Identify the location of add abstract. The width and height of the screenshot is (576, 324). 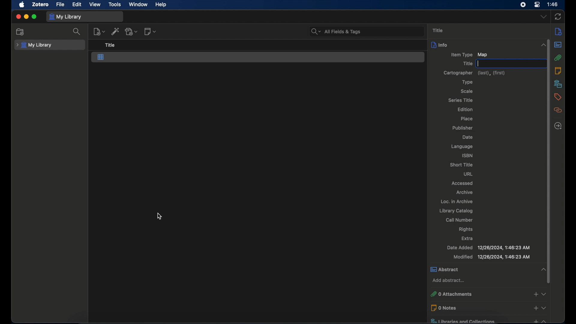
(450, 281).